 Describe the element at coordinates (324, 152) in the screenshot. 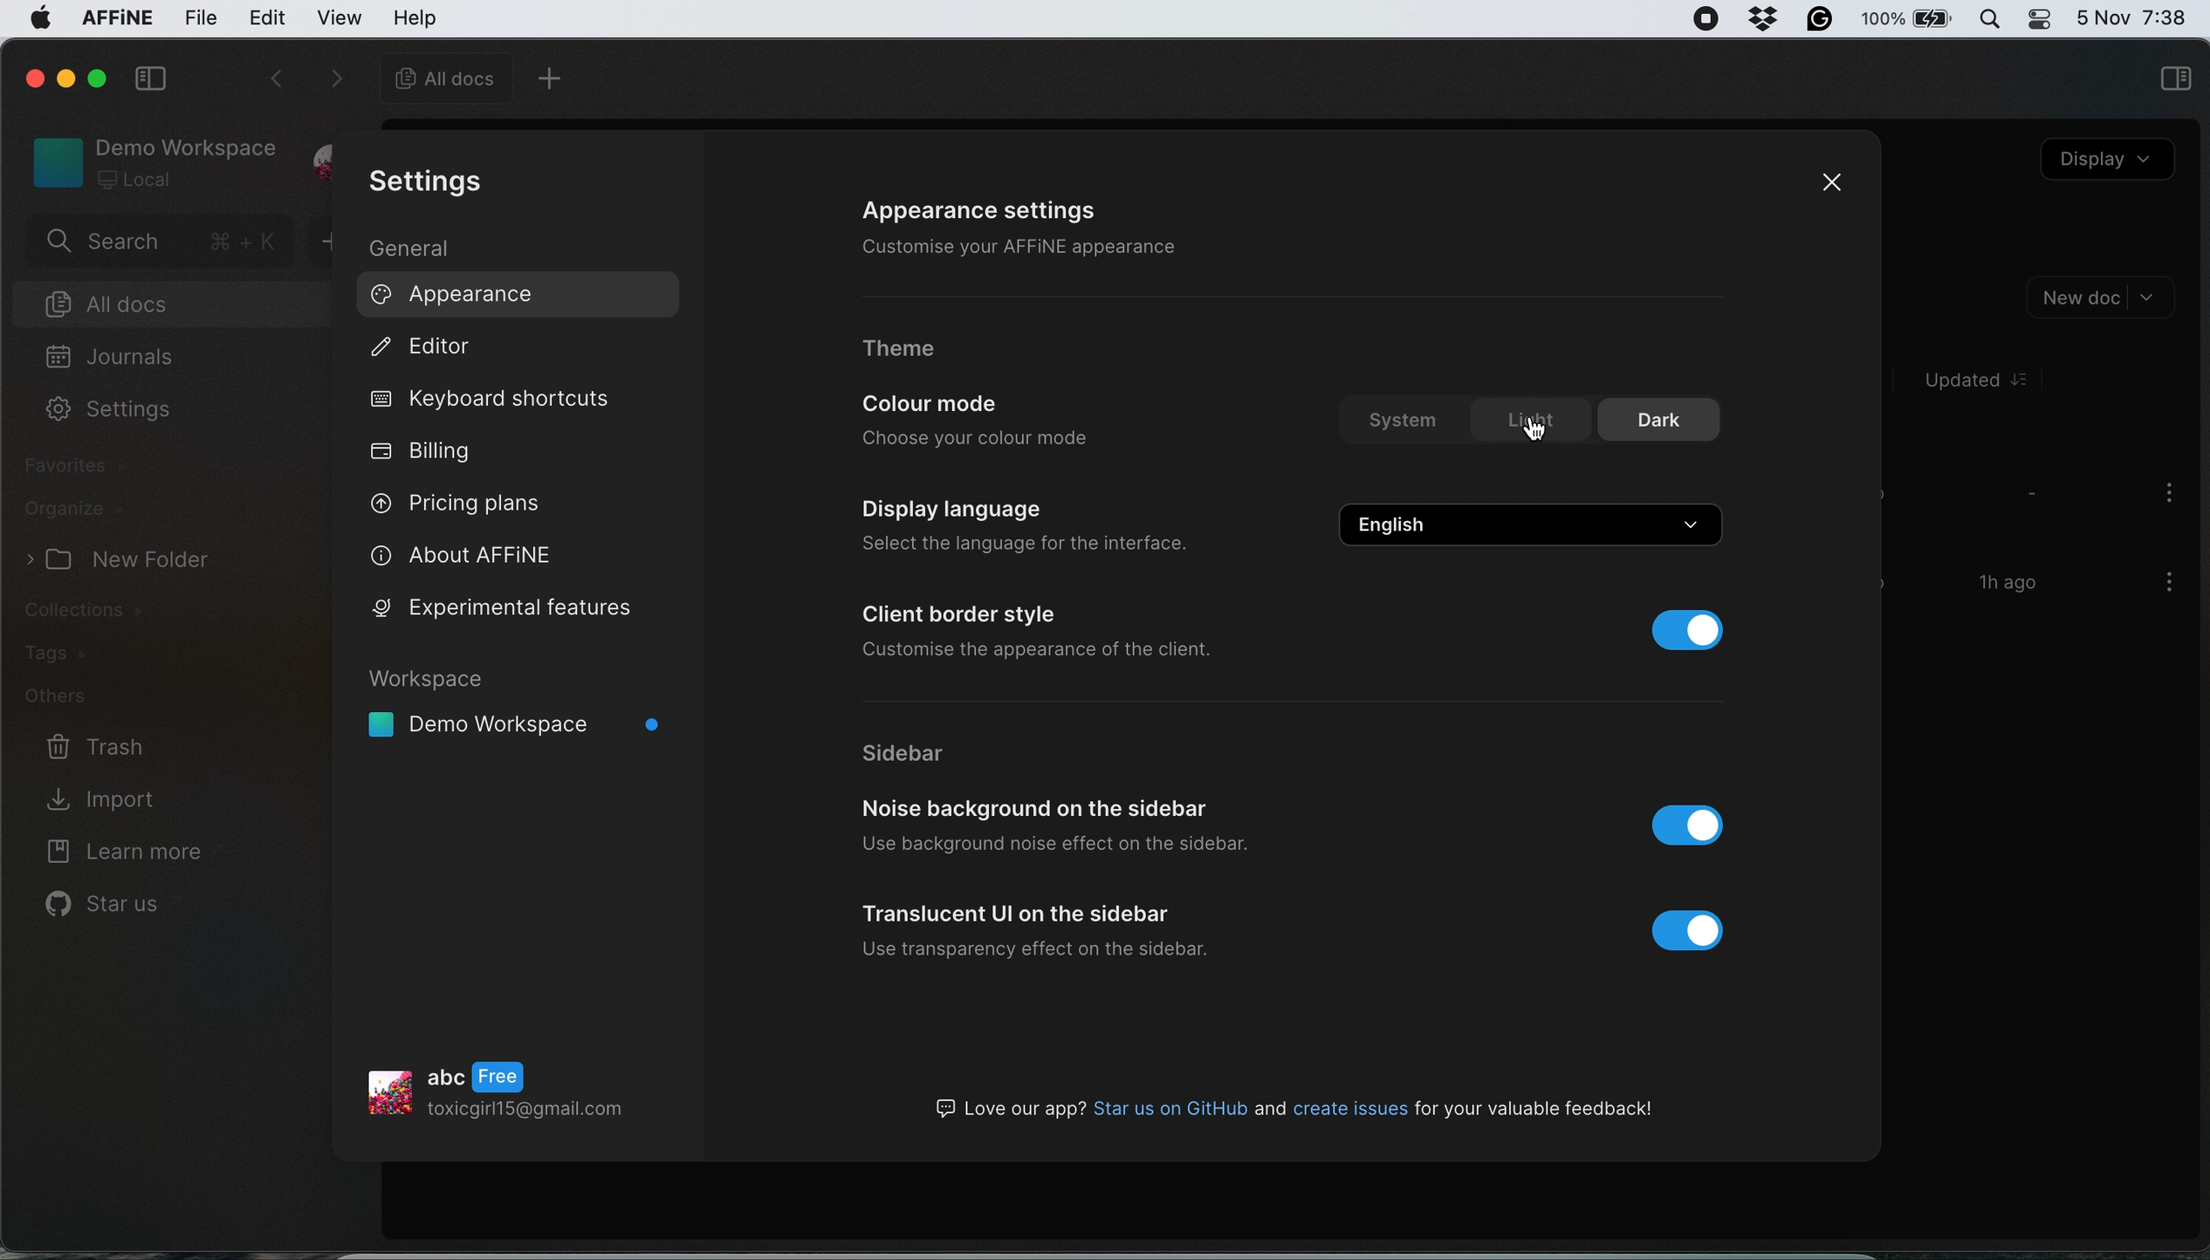

I see `profile` at that location.